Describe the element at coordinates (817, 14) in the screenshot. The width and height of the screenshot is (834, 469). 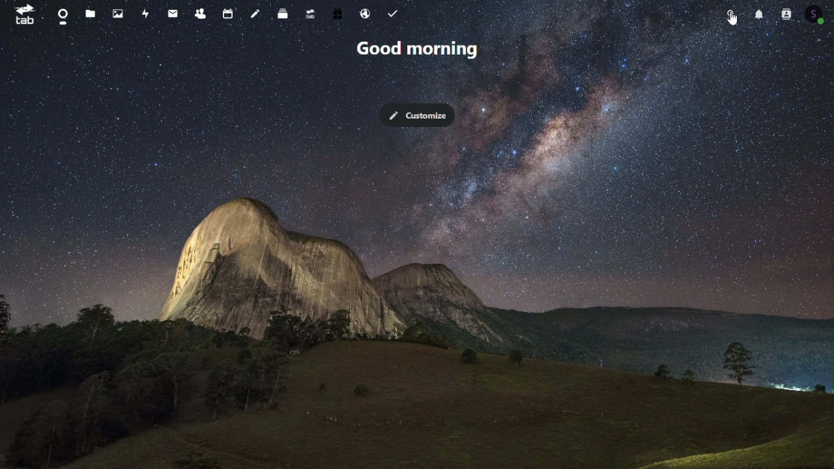
I see `Account icon ` at that location.